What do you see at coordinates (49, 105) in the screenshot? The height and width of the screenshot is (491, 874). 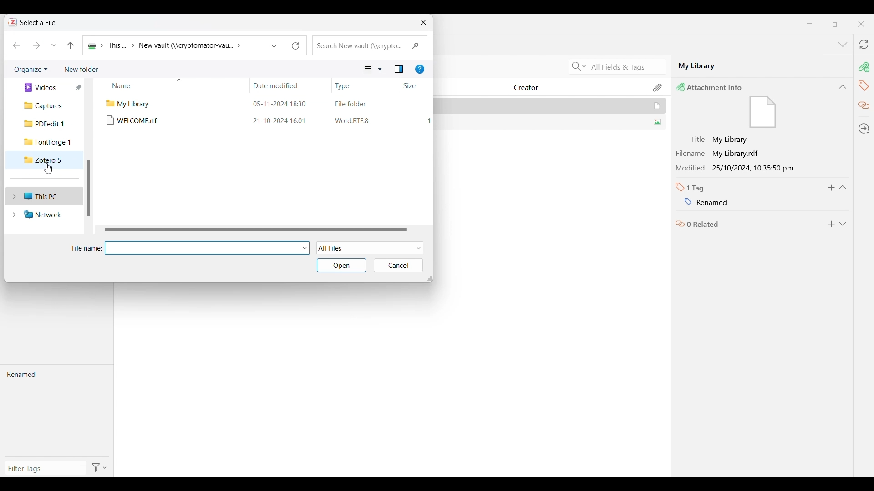 I see `Captures folder` at bounding box center [49, 105].